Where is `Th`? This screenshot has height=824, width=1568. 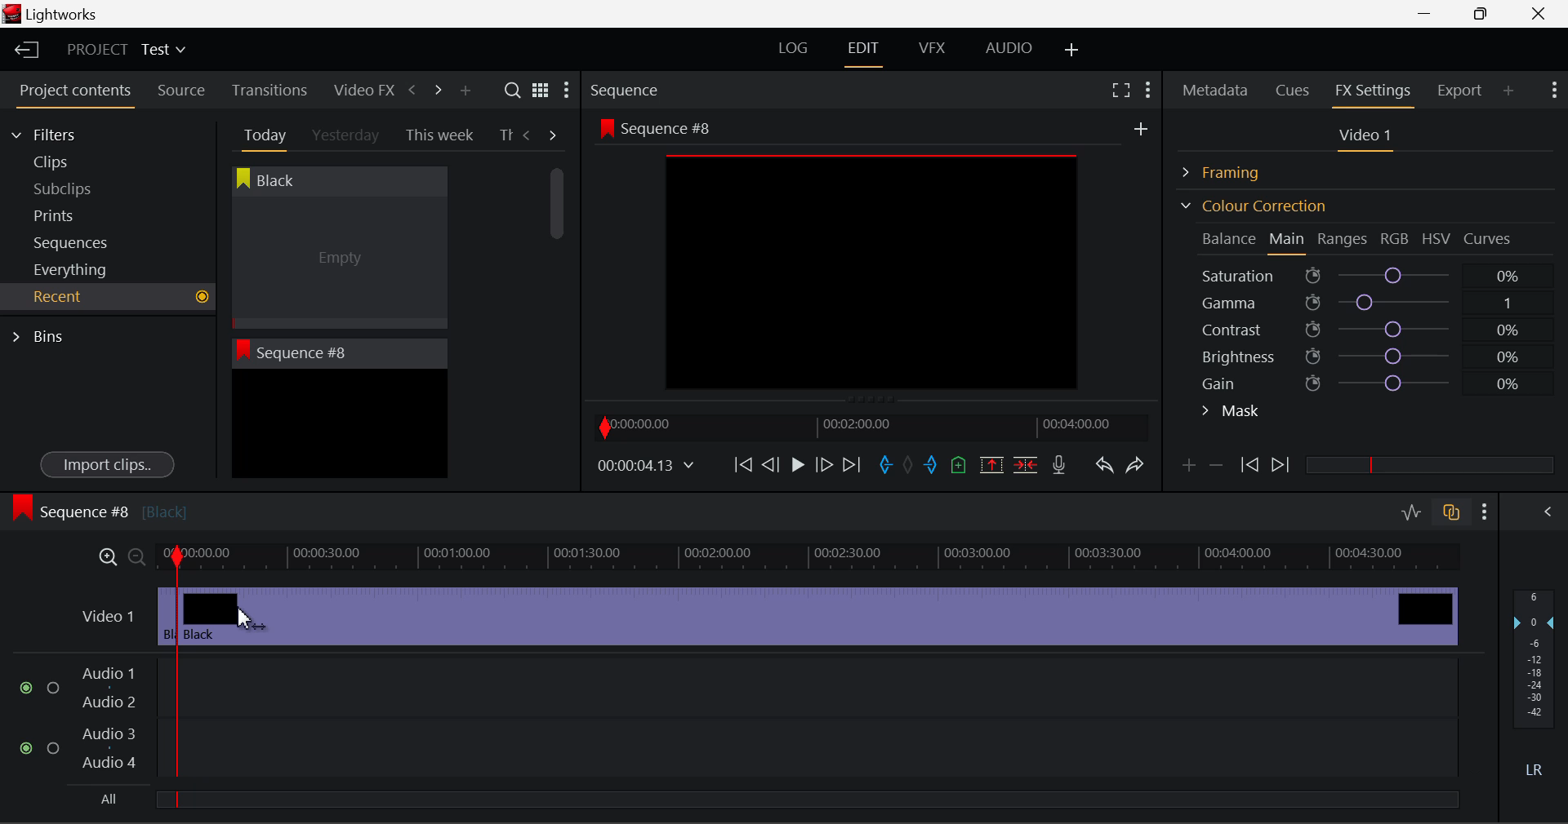
Th is located at coordinates (505, 135).